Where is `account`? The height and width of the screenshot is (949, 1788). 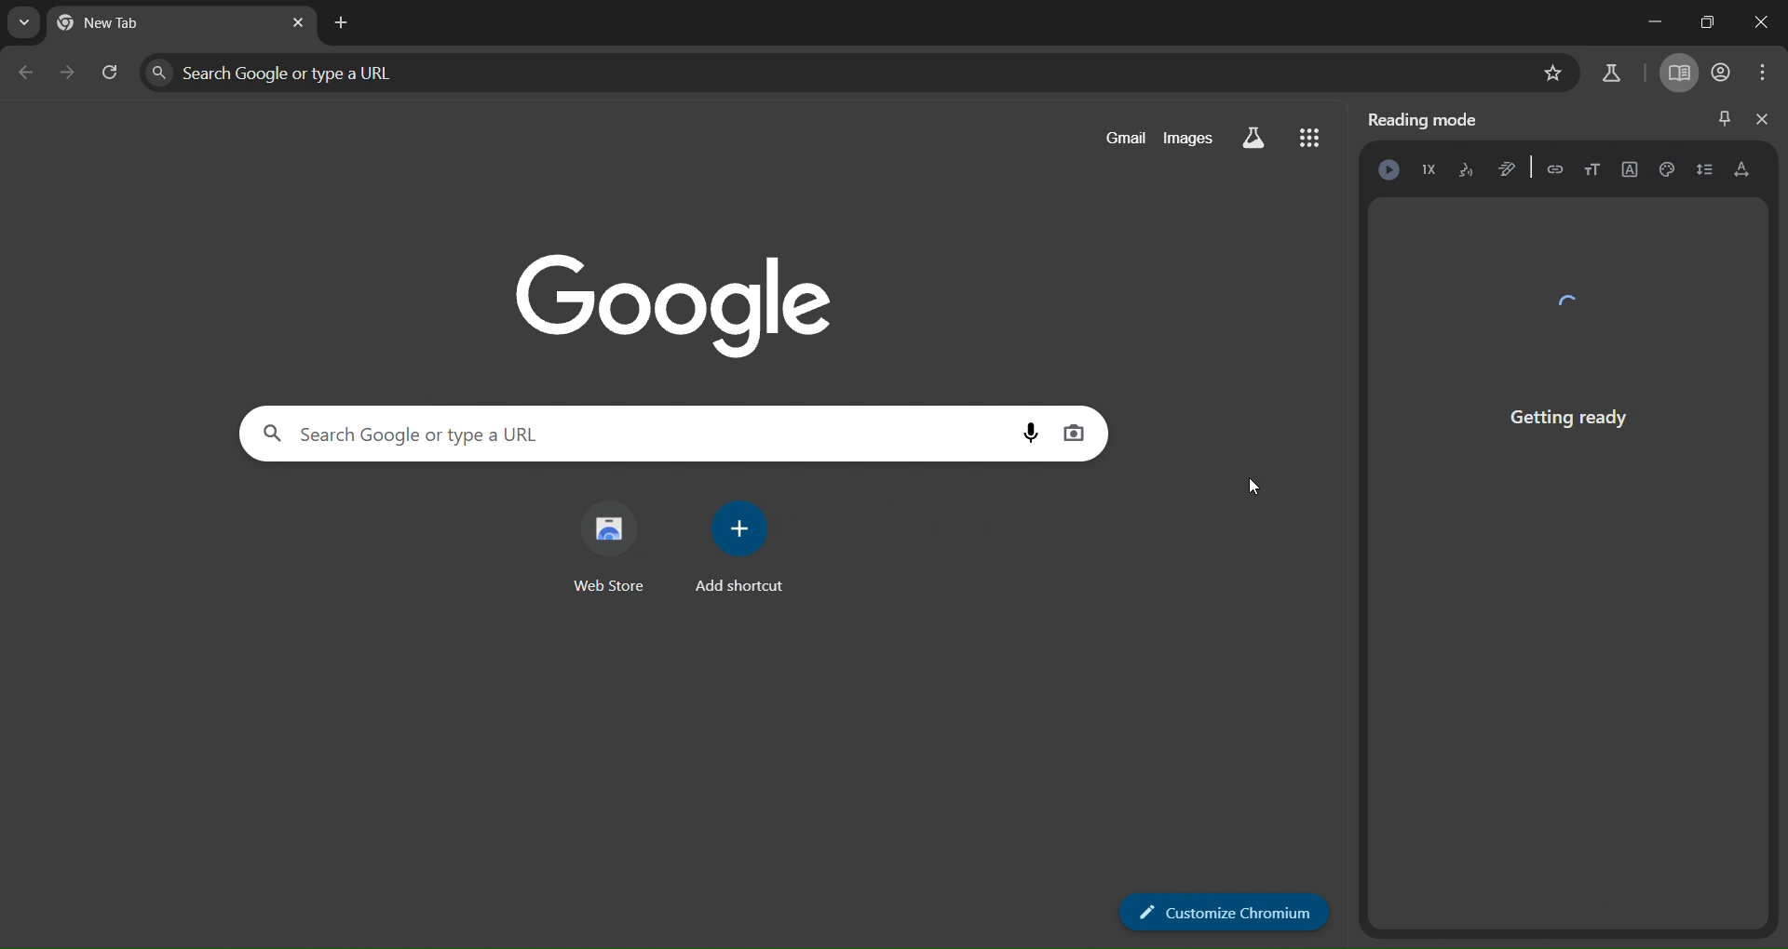
account is located at coordinates (1716, 74).